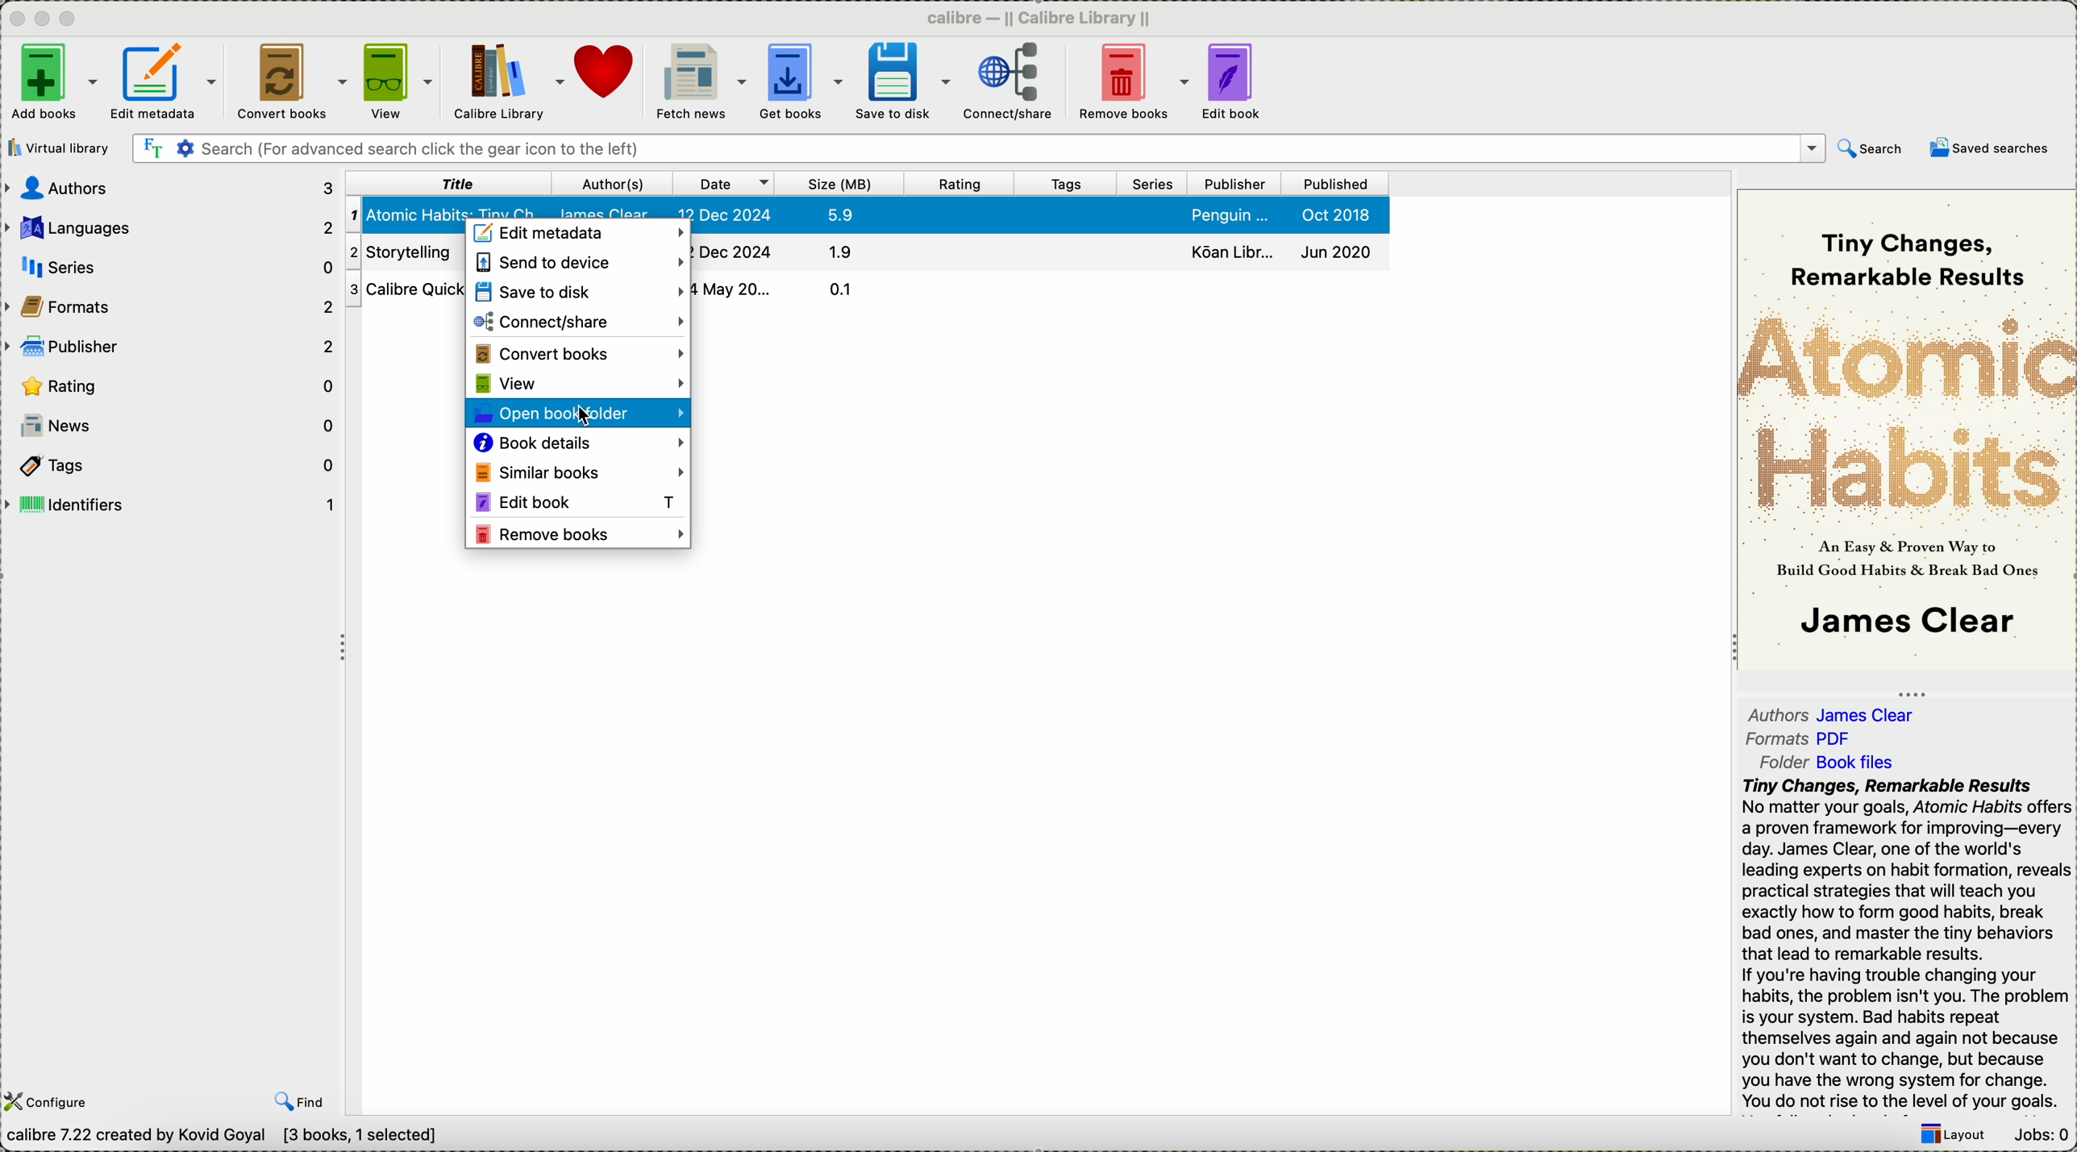 The image size is (2077, 1152). Describe the element at coordinates (1871, 152) in the screenshot. I see `search` at that location.